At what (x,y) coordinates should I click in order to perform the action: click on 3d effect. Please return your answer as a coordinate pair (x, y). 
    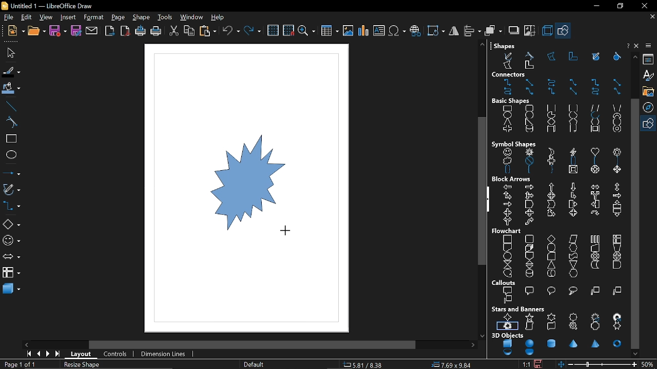
    Looking at the image, I should click on (547, 31).